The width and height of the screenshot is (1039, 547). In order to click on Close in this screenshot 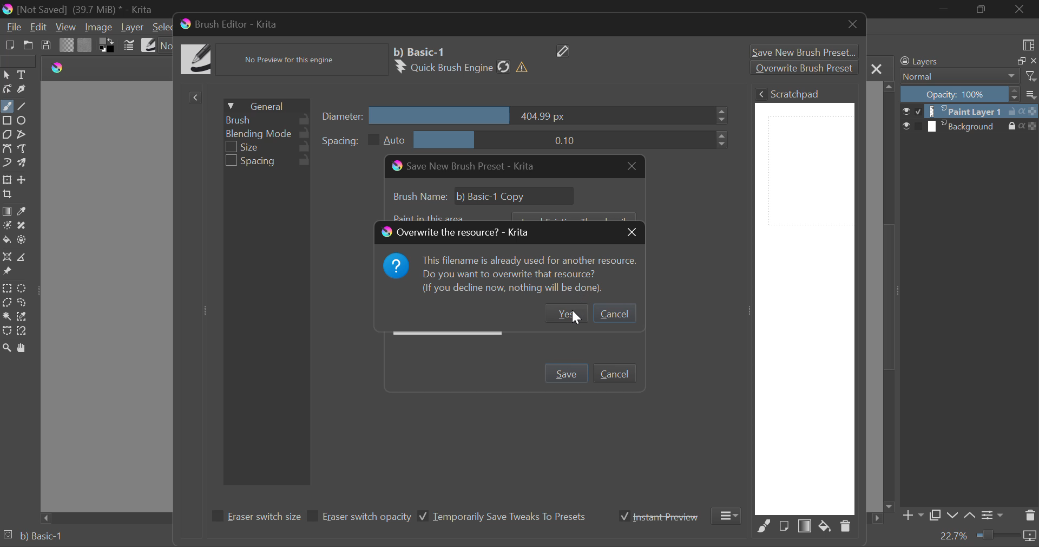, I will do `click(853, 26)`.